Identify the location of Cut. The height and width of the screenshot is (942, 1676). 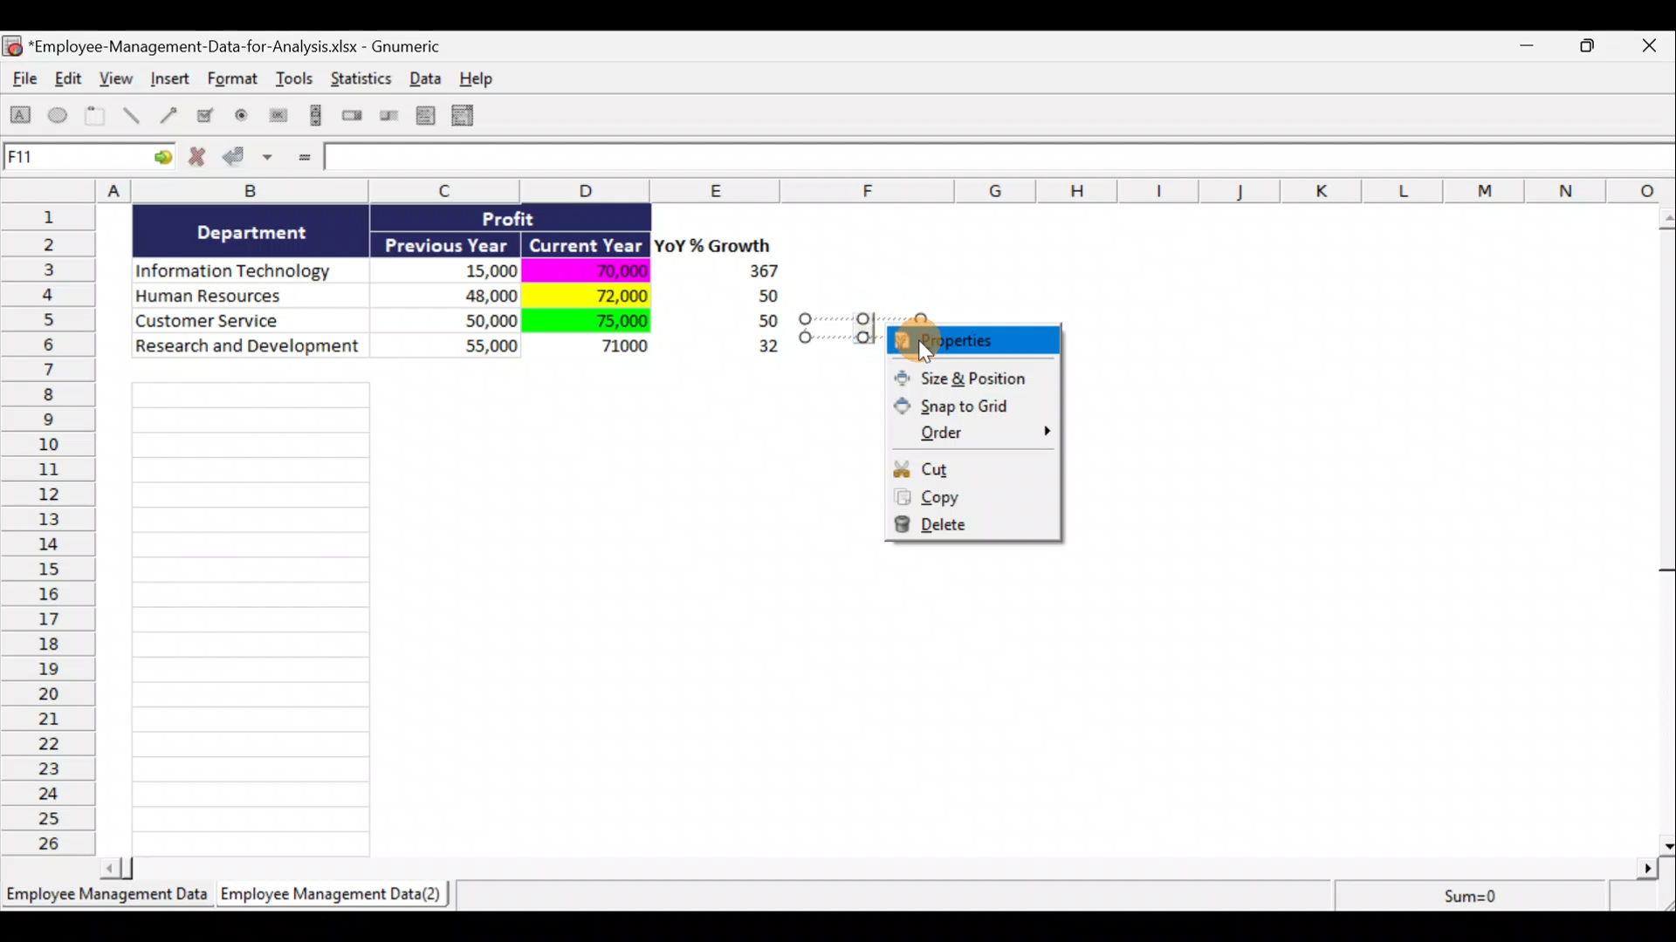
(976, 468).